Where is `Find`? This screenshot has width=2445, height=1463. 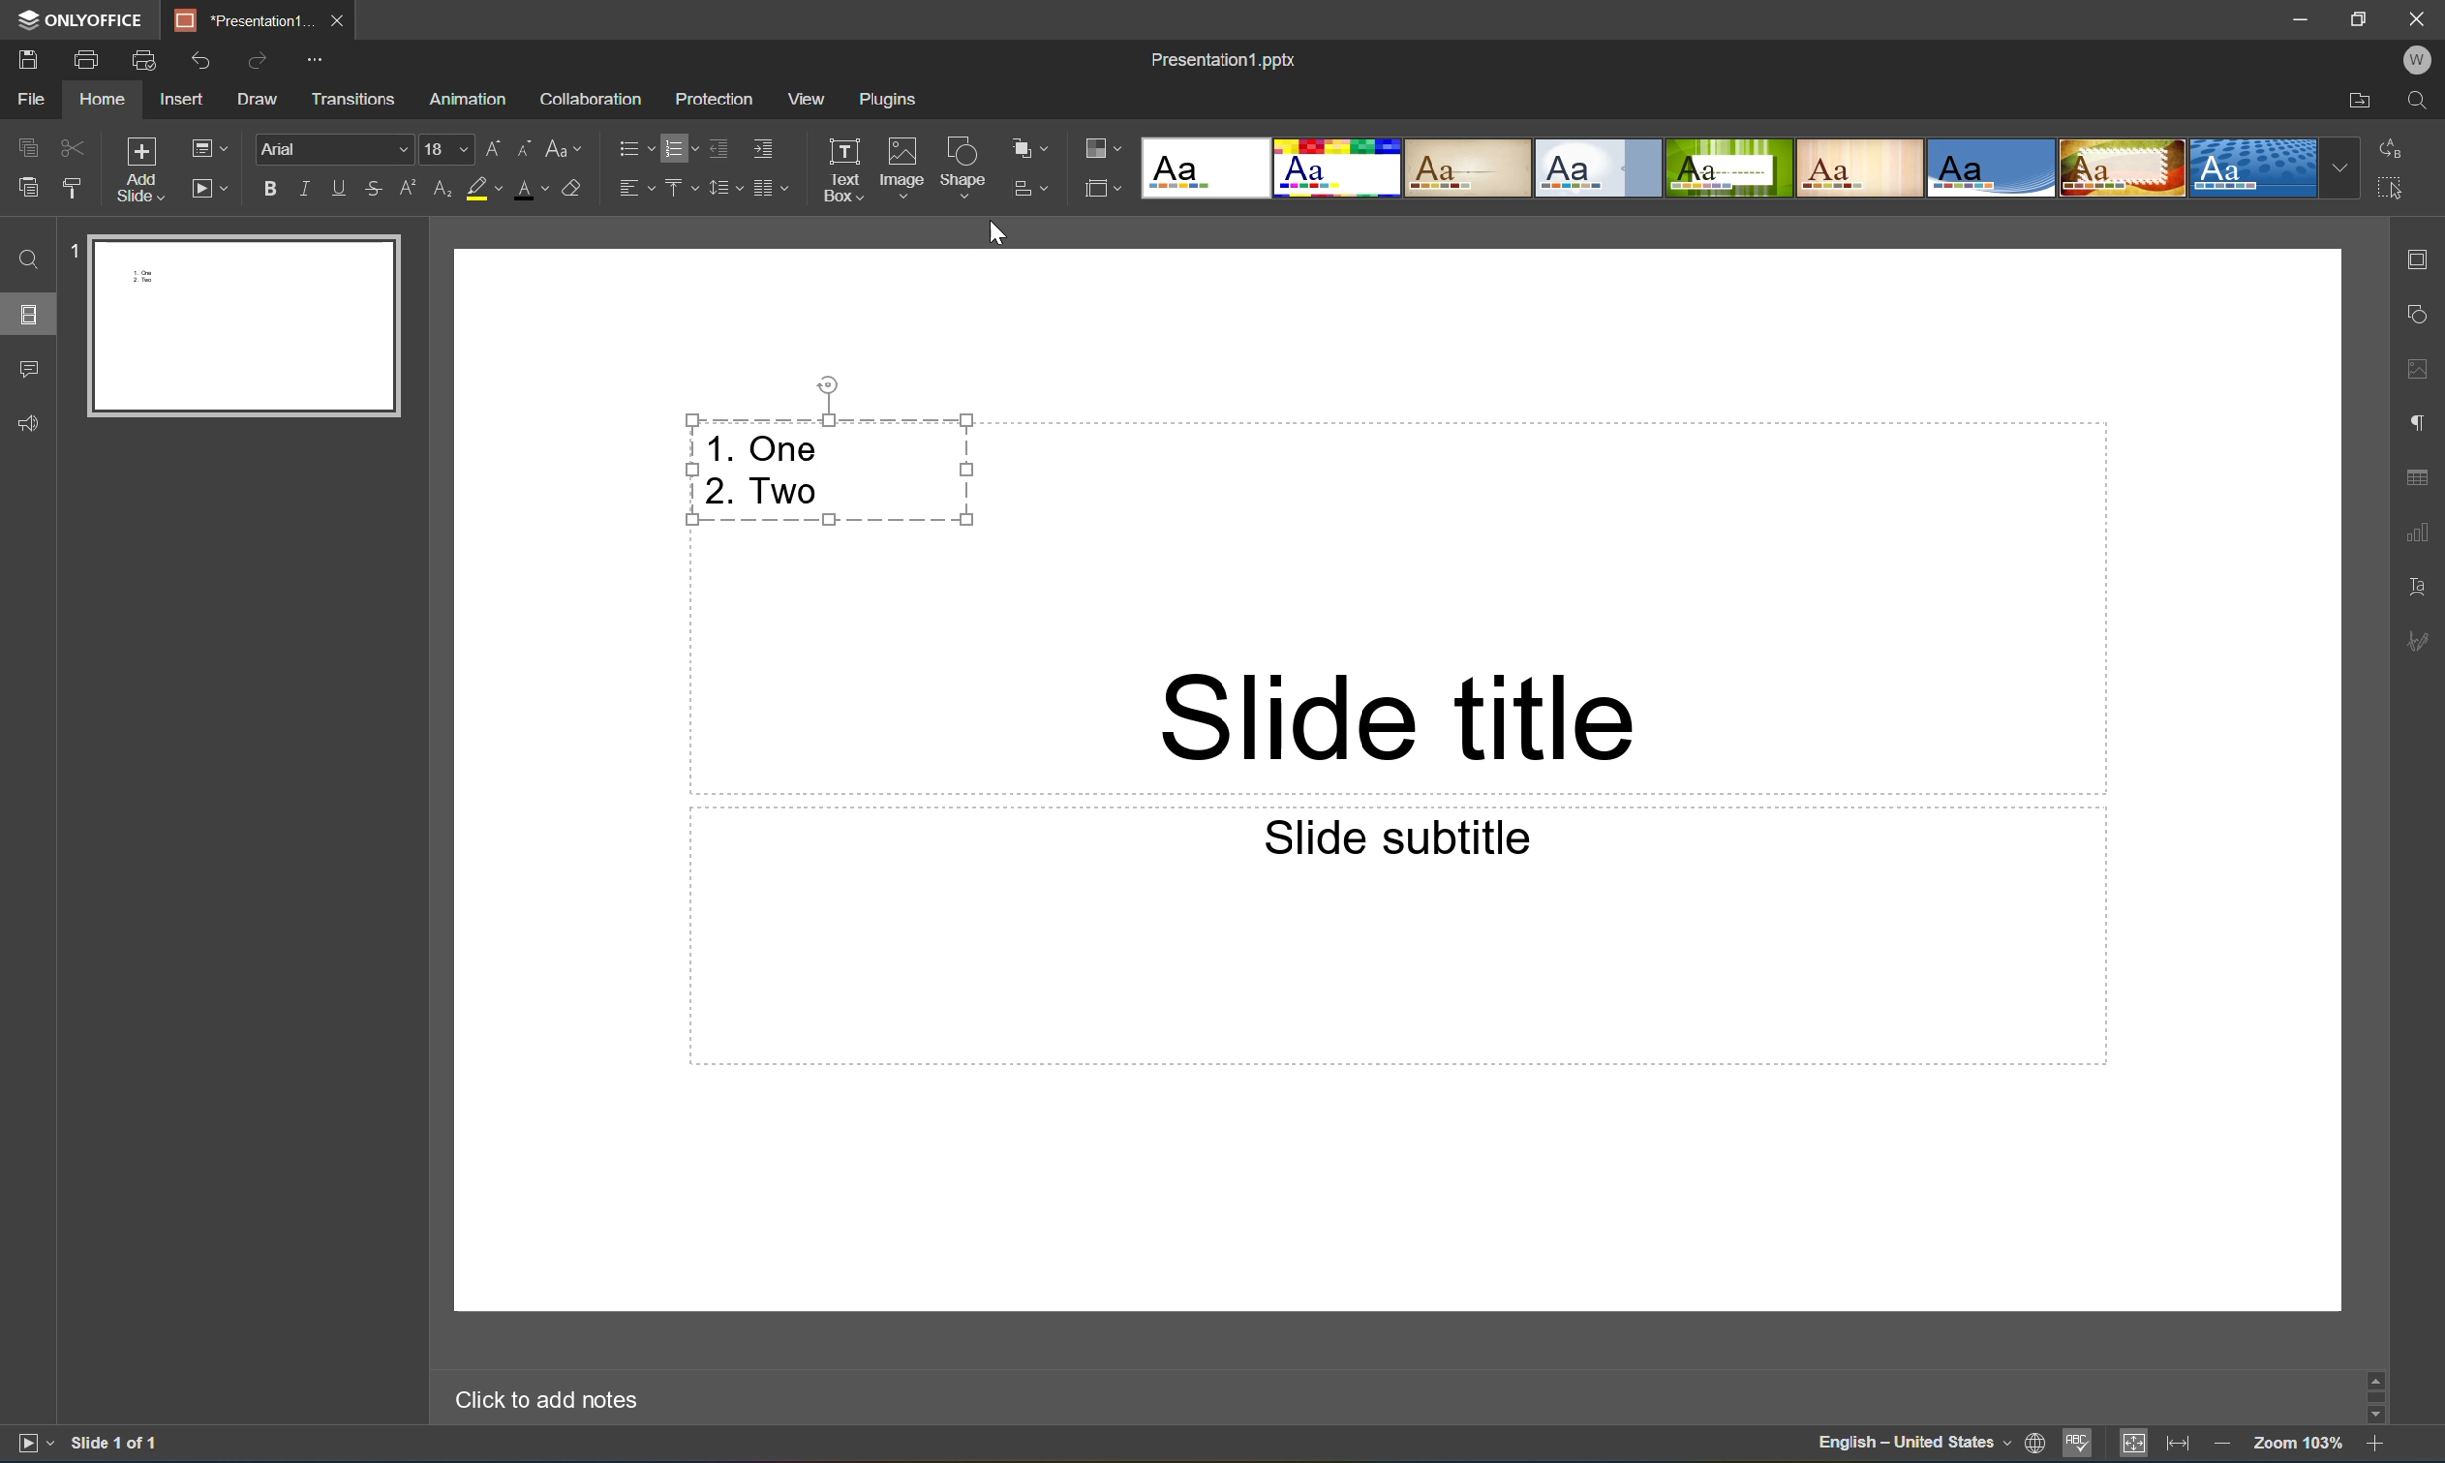 Find is located at coordinates (2420, 100).